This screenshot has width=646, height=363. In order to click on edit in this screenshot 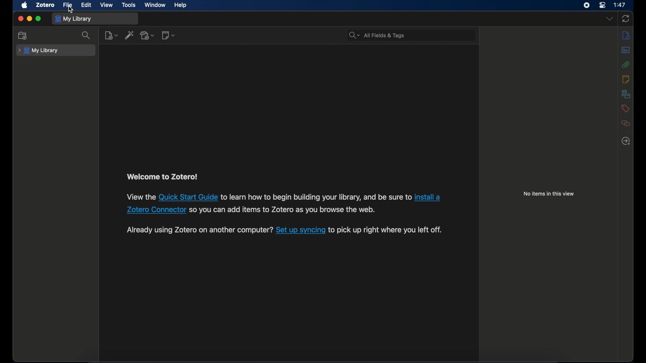, I will do `click(86, 5)`.